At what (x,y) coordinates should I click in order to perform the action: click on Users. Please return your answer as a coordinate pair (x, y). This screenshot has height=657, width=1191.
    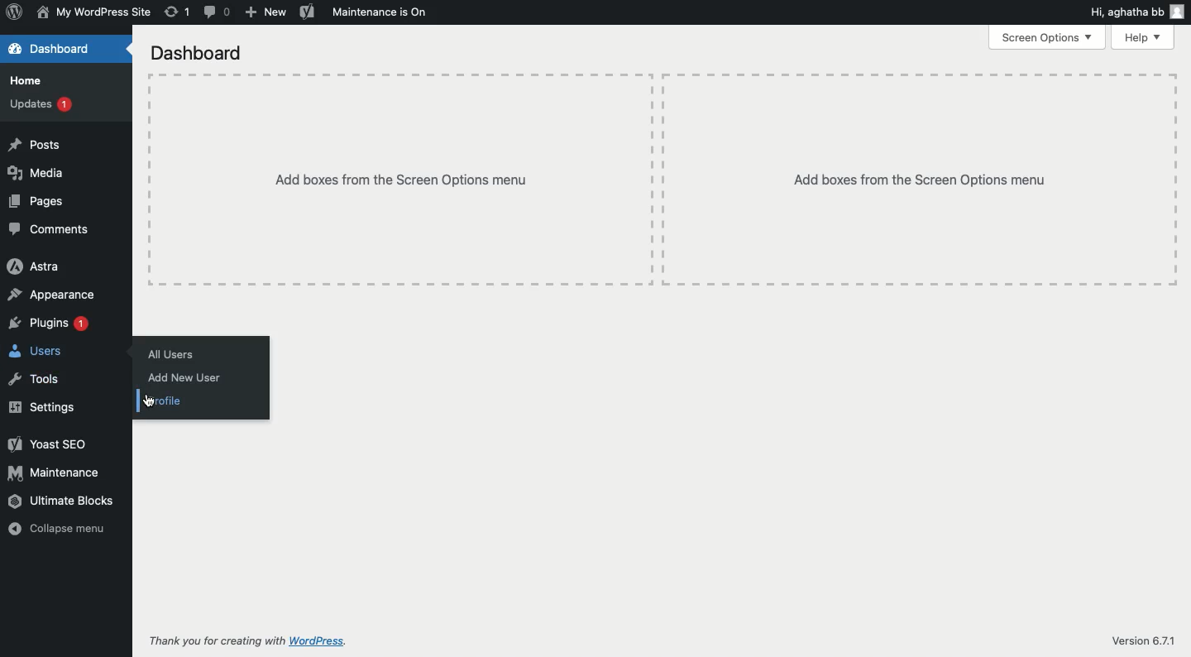
    Looking at the image, I should click on (39, 352).